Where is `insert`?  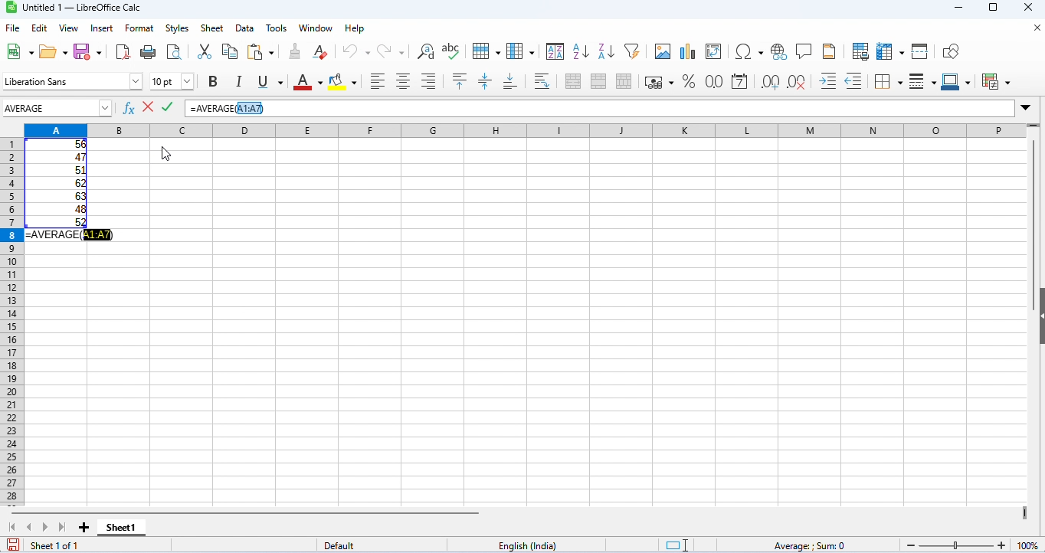
insert is located at coordinates (104, 28).